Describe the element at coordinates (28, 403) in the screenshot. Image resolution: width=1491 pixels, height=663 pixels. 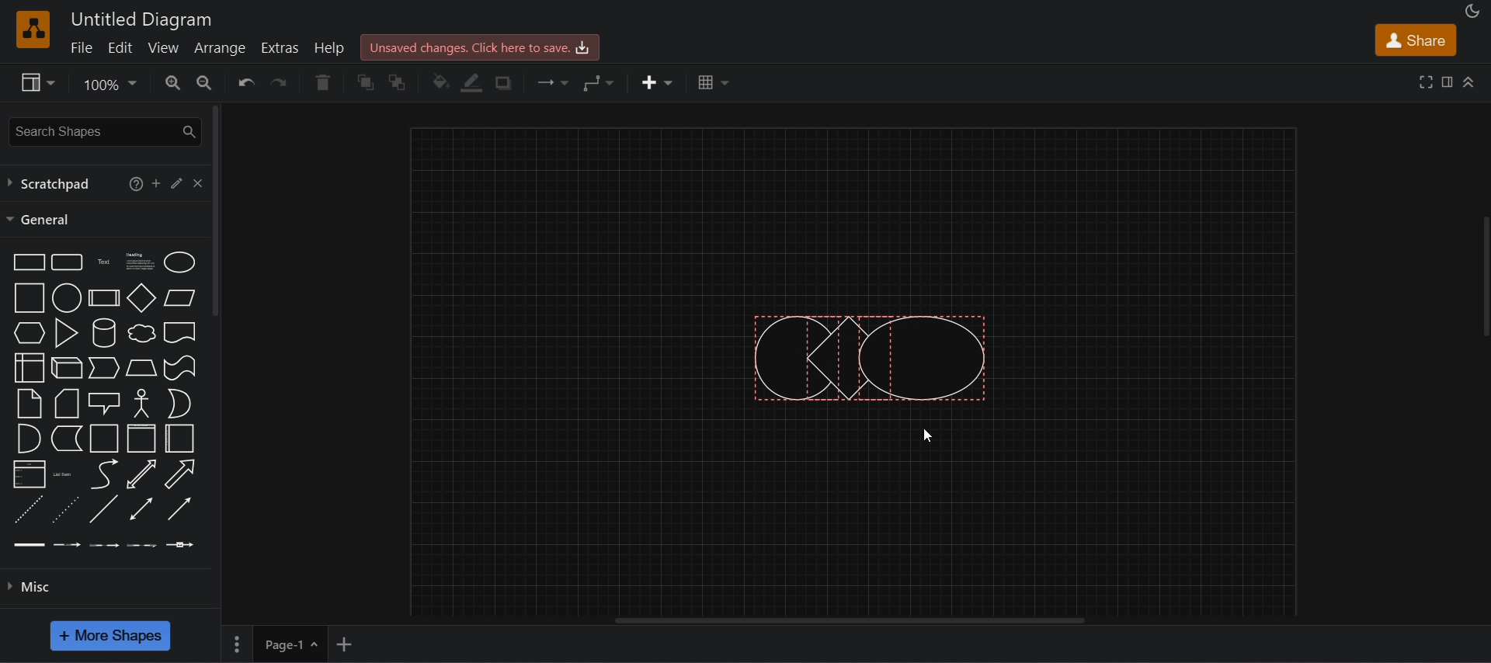
I see `note` at that location.